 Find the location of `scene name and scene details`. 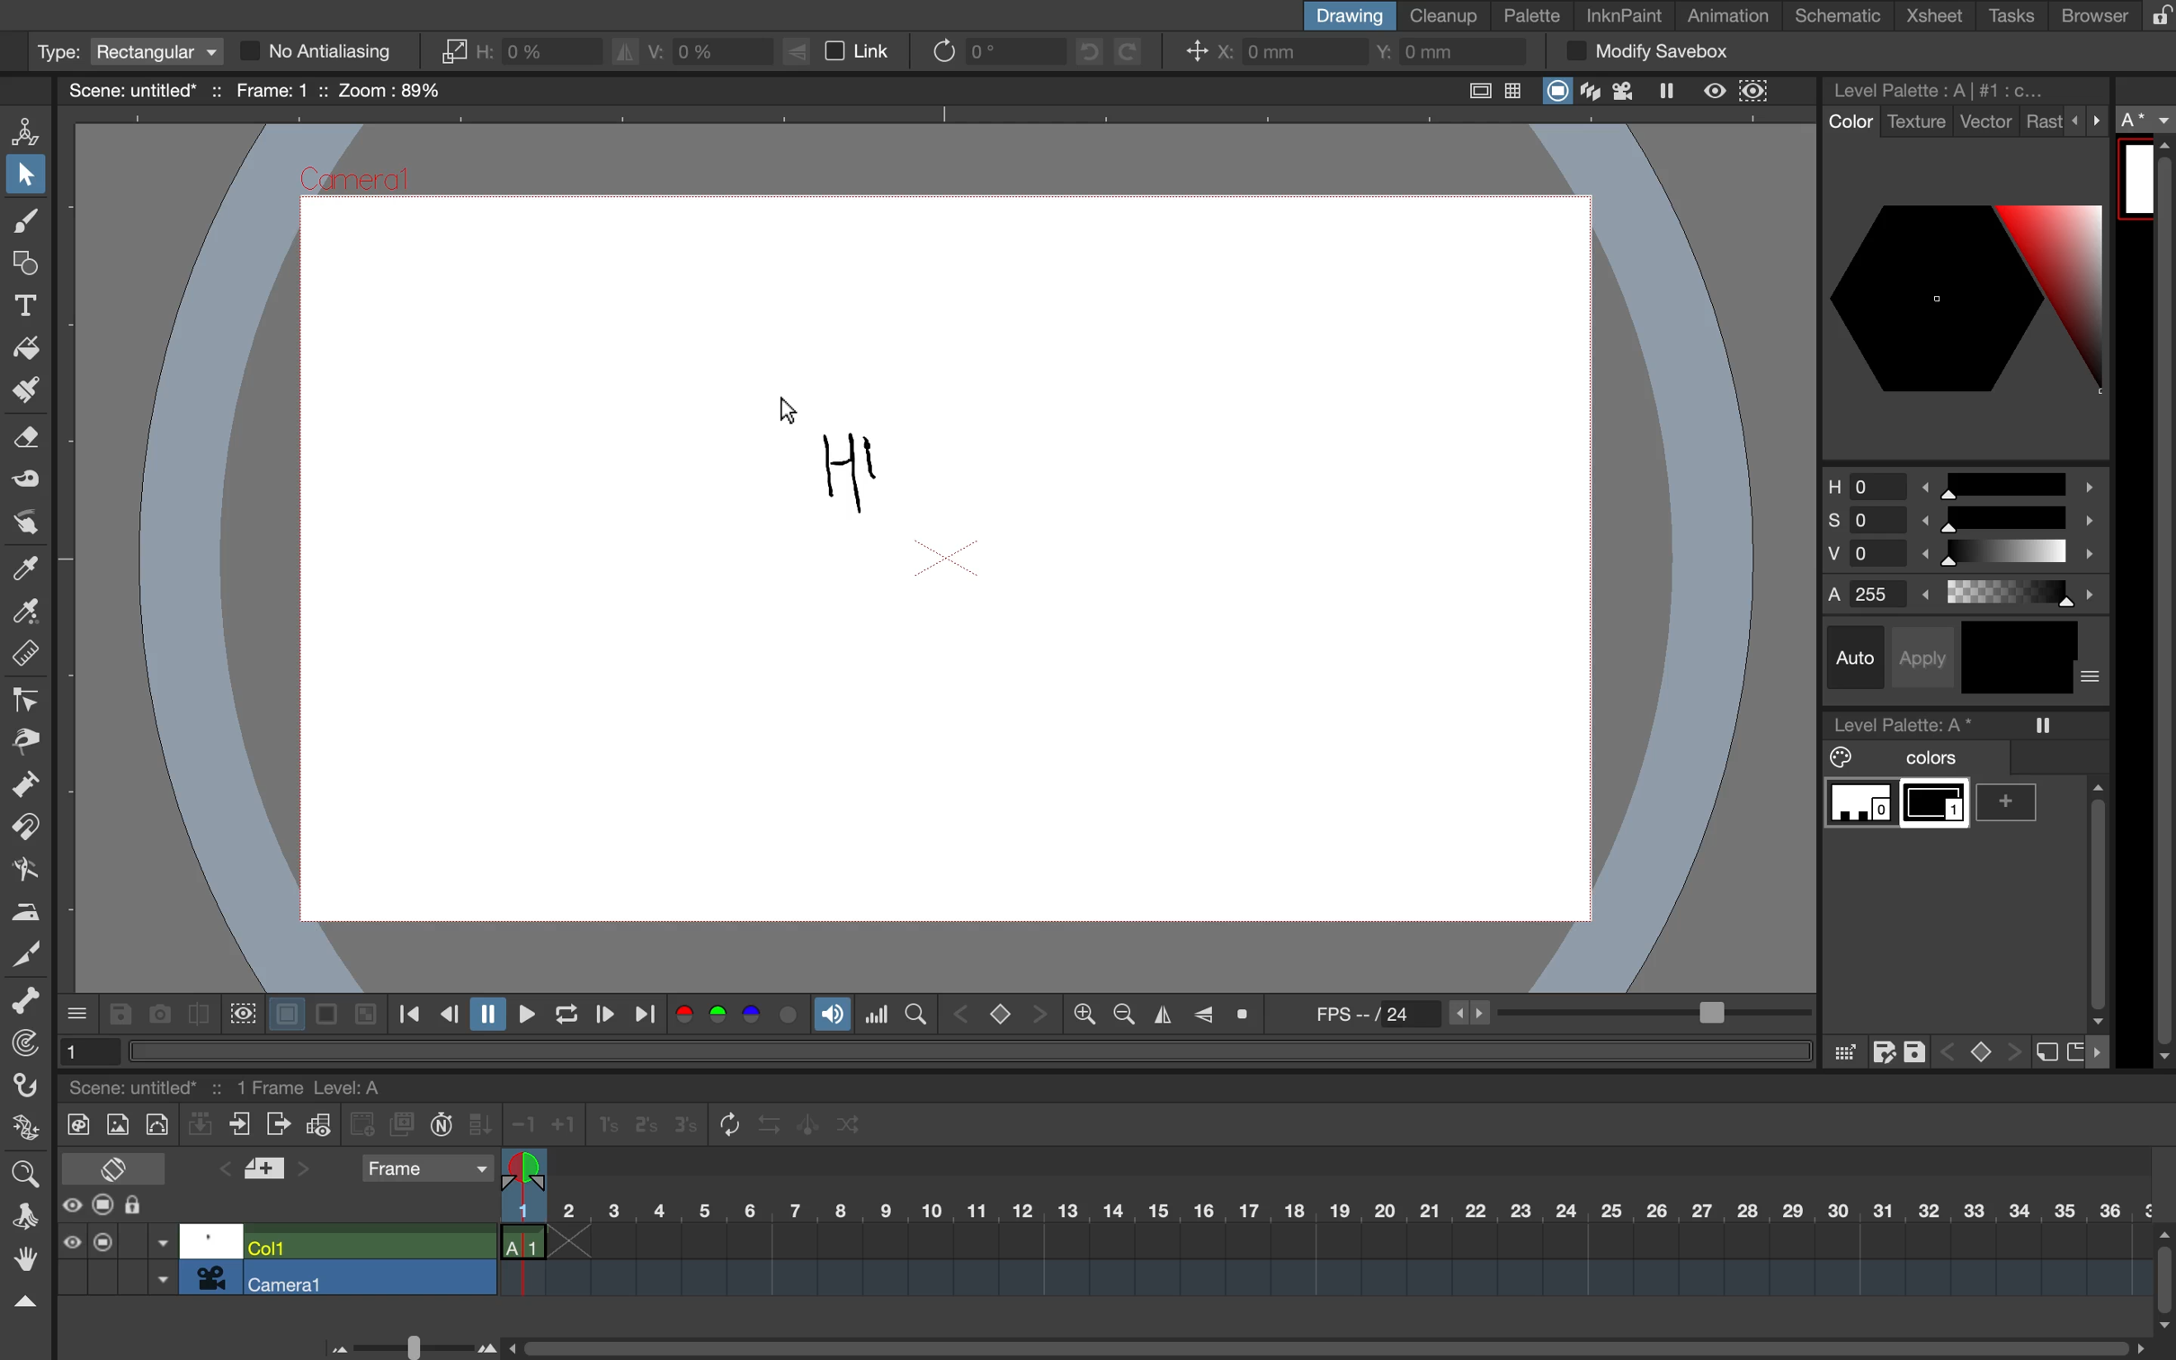

scene name and scene details is located at coordinates (254, 90).